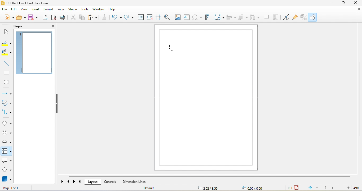 This screenshot has width=362, height=191. I want to click on show gluepoint function, so click(296, 17).